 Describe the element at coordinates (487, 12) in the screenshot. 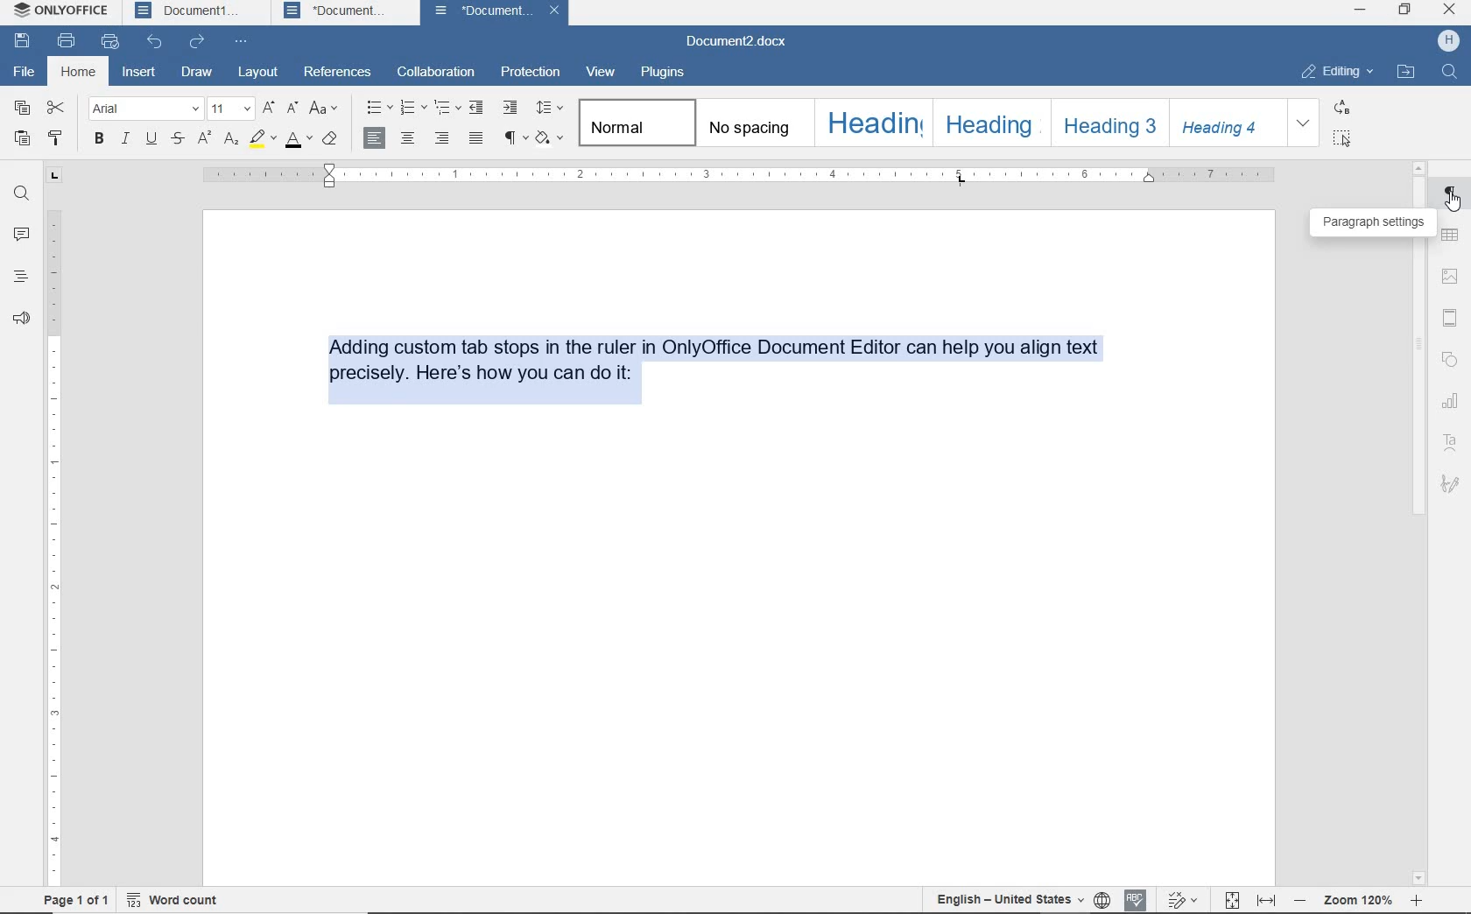

I see `Document` at that location.